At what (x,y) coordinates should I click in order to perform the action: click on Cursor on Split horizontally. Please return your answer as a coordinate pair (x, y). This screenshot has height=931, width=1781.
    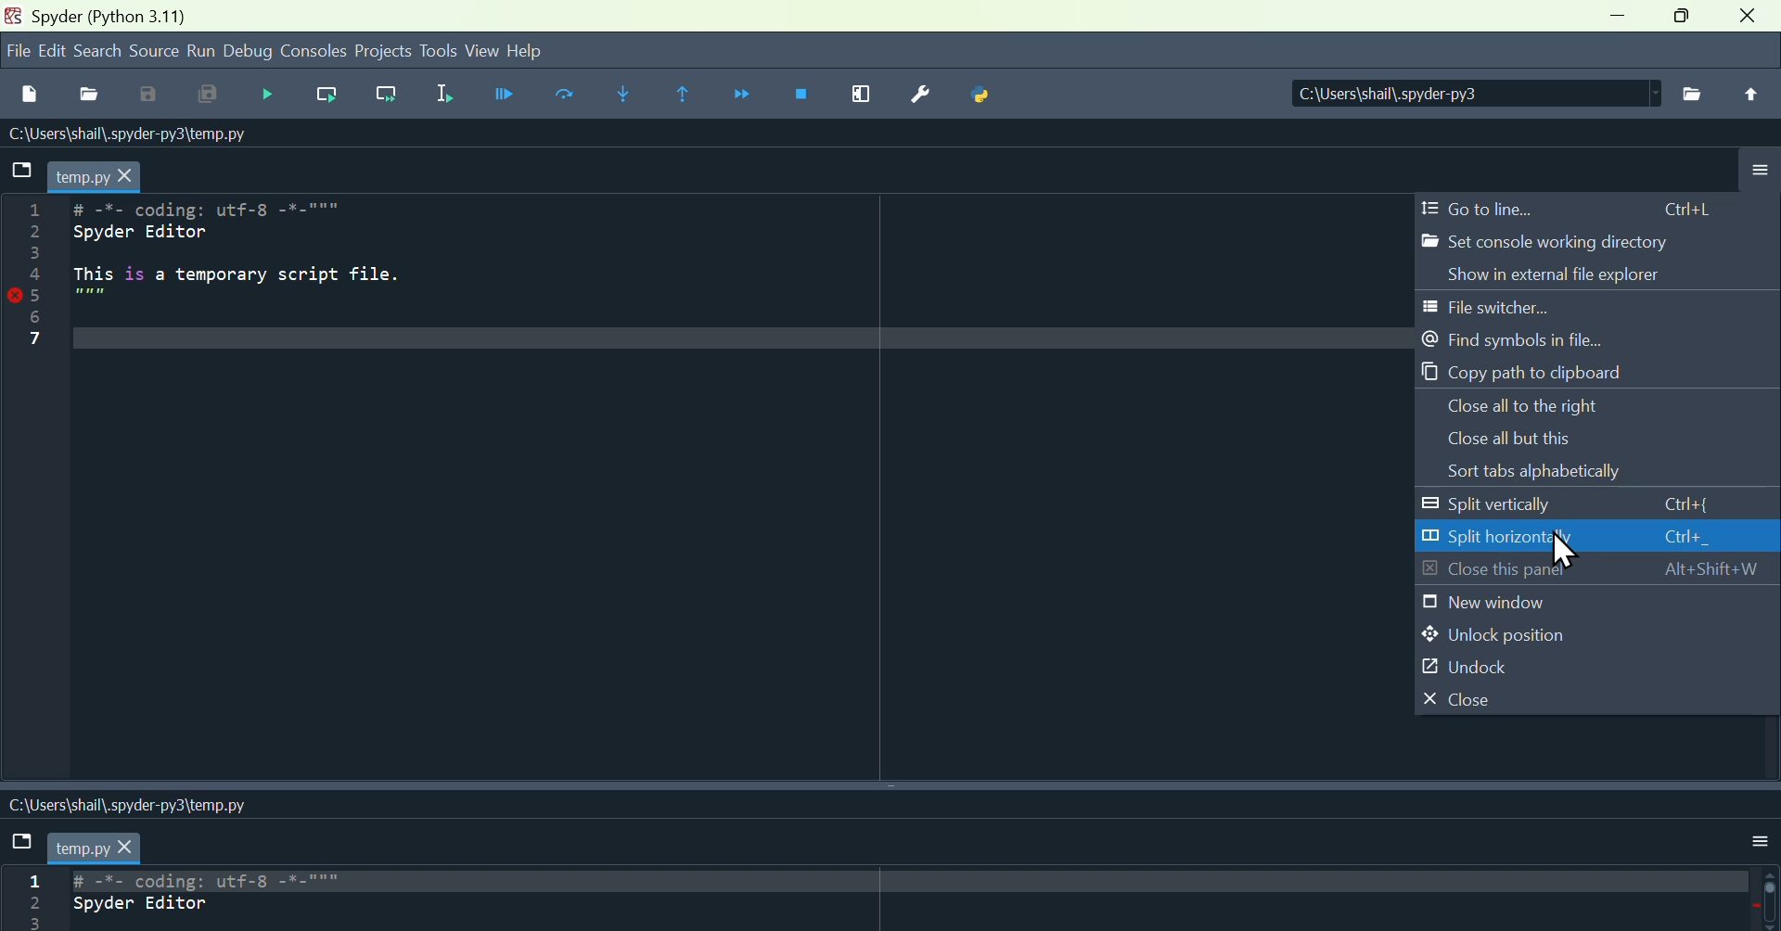
    Looking at the image, I should click on (1564, 553).